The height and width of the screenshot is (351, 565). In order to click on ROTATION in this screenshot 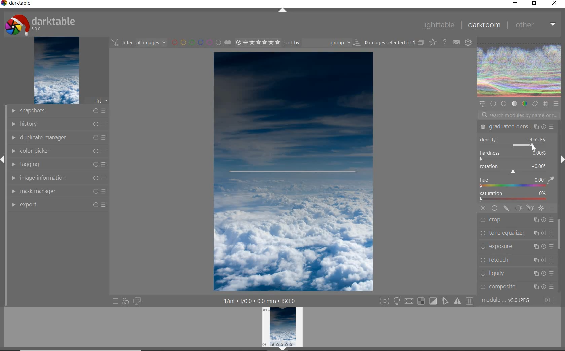, I will do `click(514, 169)`.